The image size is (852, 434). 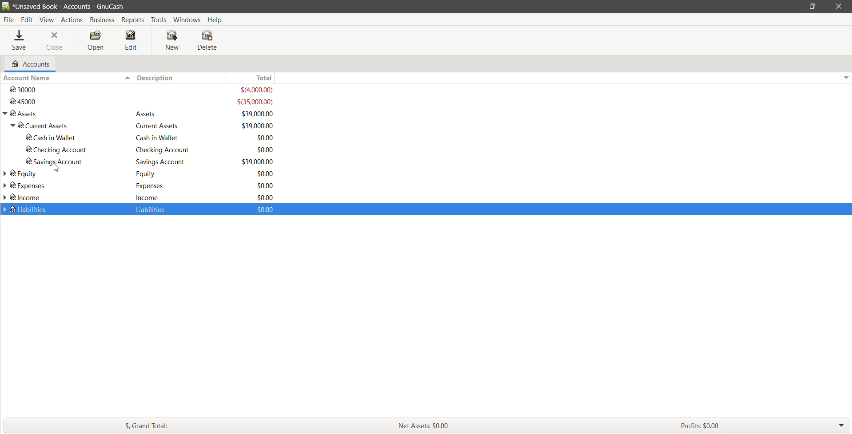 I want to click on $(35,000.00), so click(x=255, y=102).